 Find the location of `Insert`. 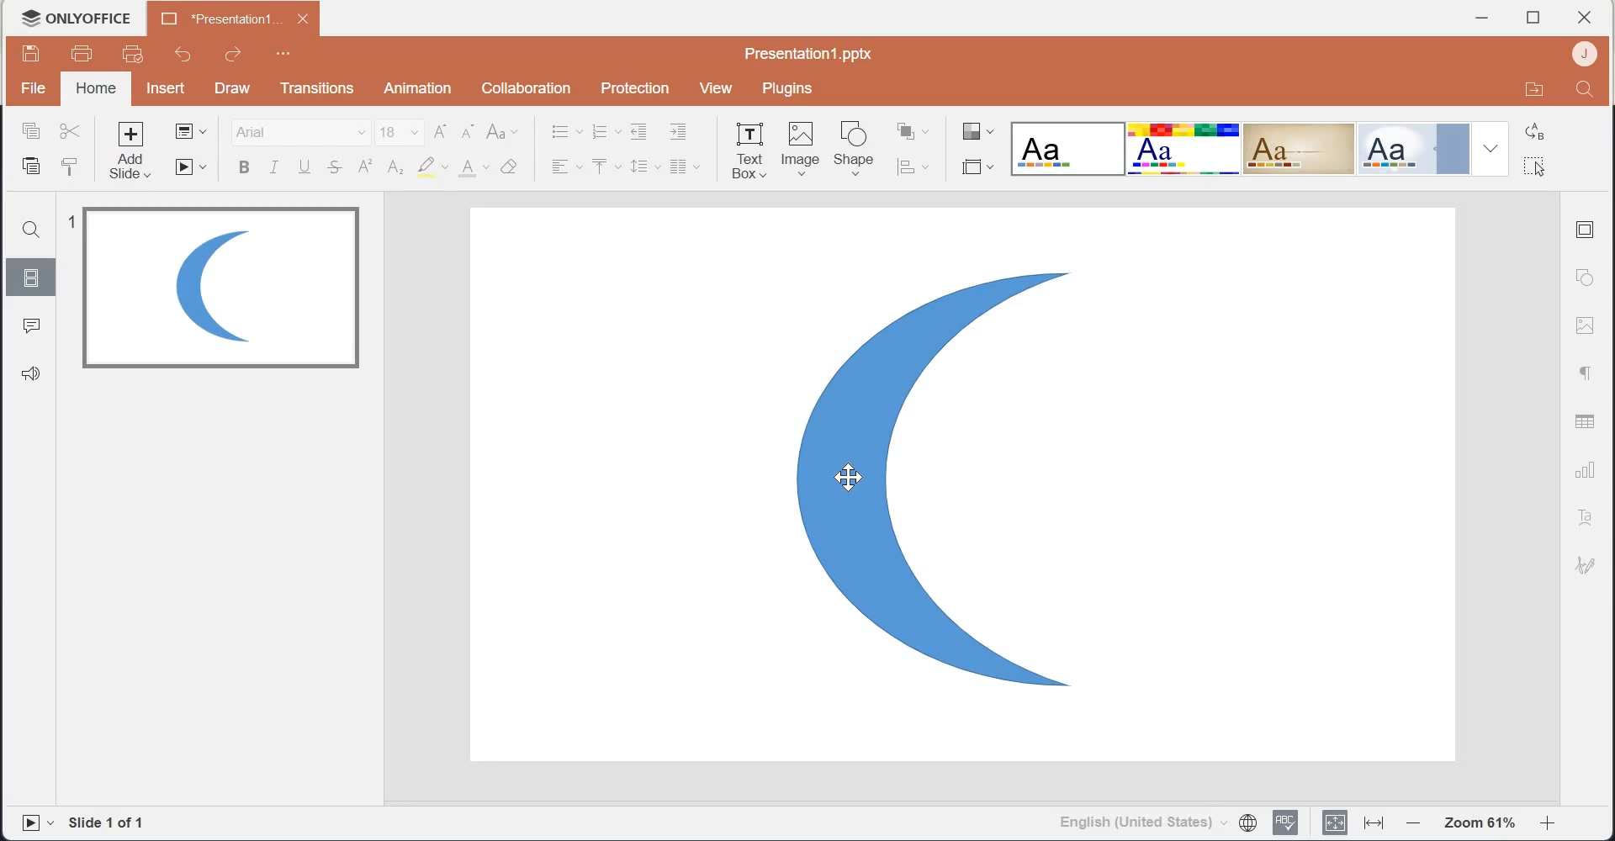

Insert is located at coordinates (167, 87).